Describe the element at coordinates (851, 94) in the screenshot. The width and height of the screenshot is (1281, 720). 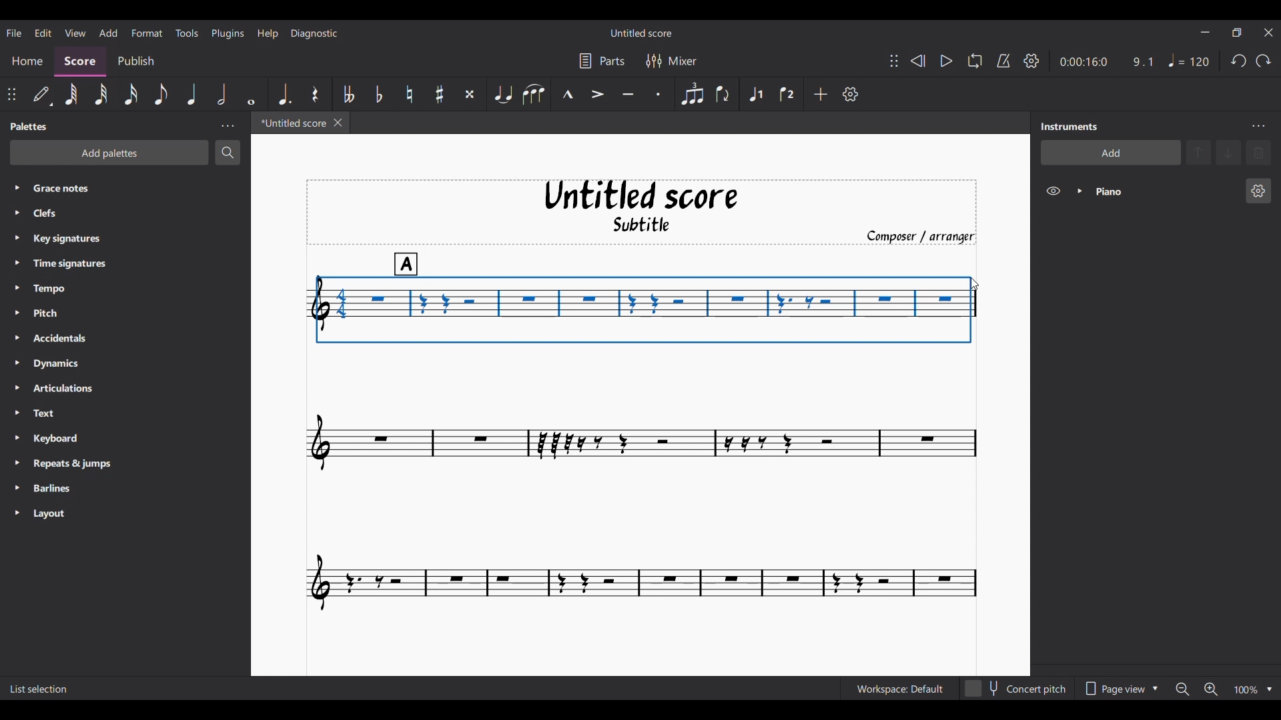
I see `Customize toolbar` at that location.